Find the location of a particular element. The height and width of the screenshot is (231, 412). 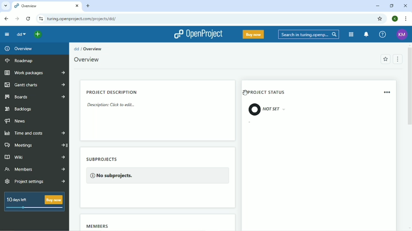

Members is located at coordinates (98, 226).